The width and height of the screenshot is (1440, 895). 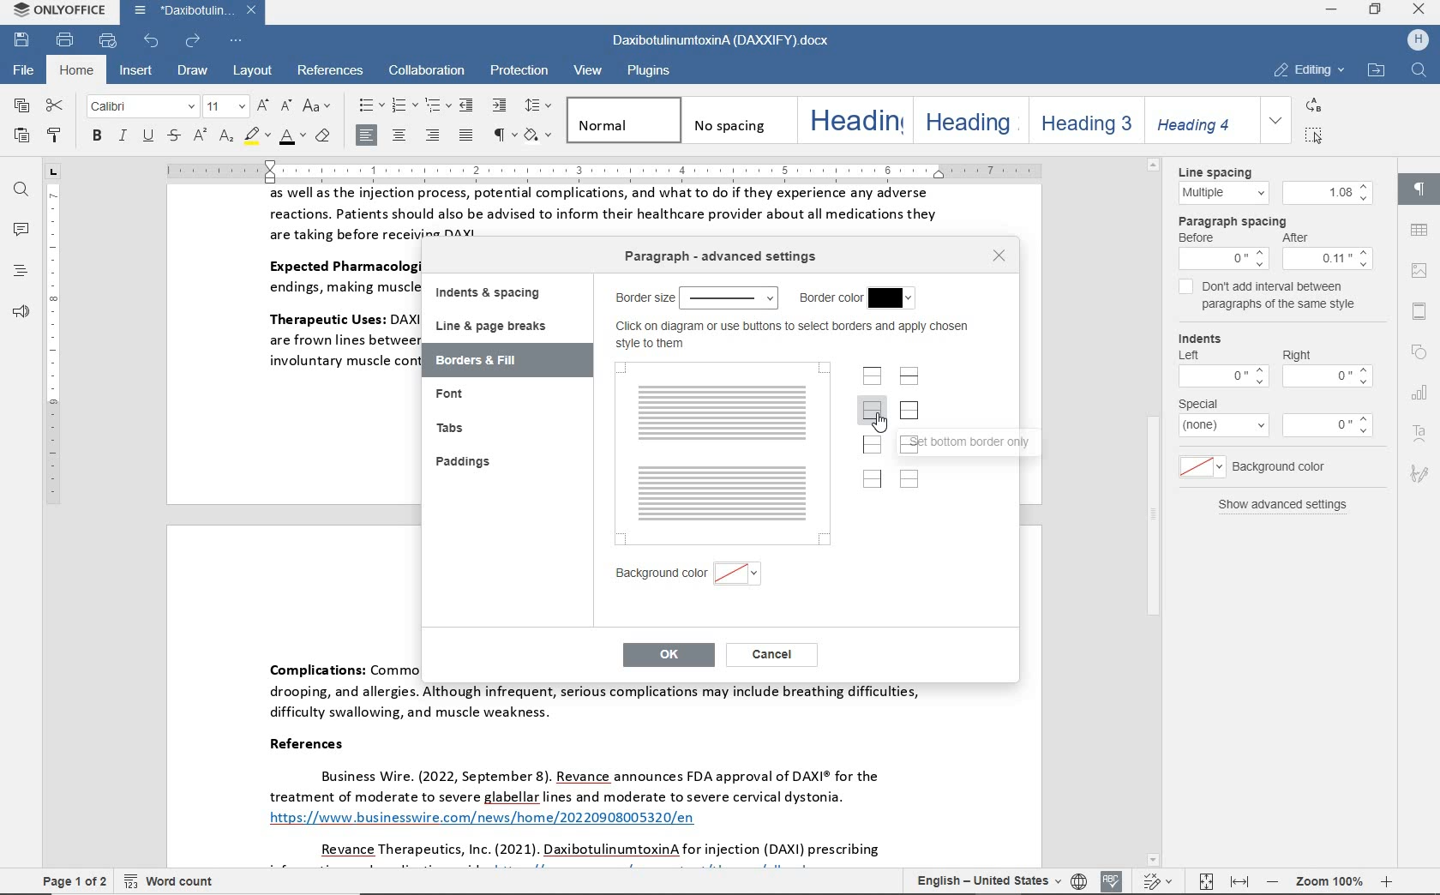 I want to click on line & page breaks, so click(x=501, y=327).